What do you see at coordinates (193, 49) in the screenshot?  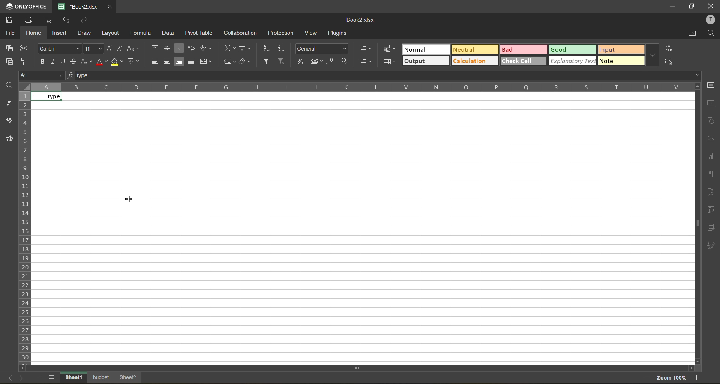 I see `wrap text` at bounding box center [193, 49].